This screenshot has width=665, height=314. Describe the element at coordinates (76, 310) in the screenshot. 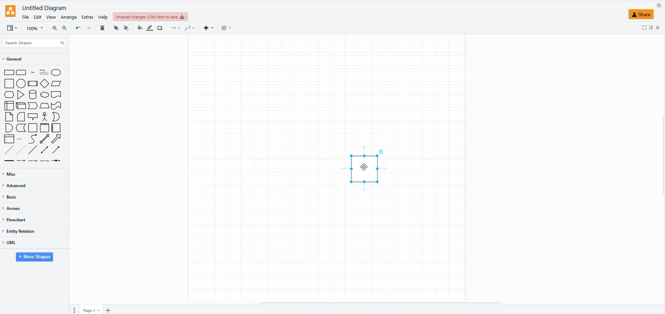

I see `pages` at that location.